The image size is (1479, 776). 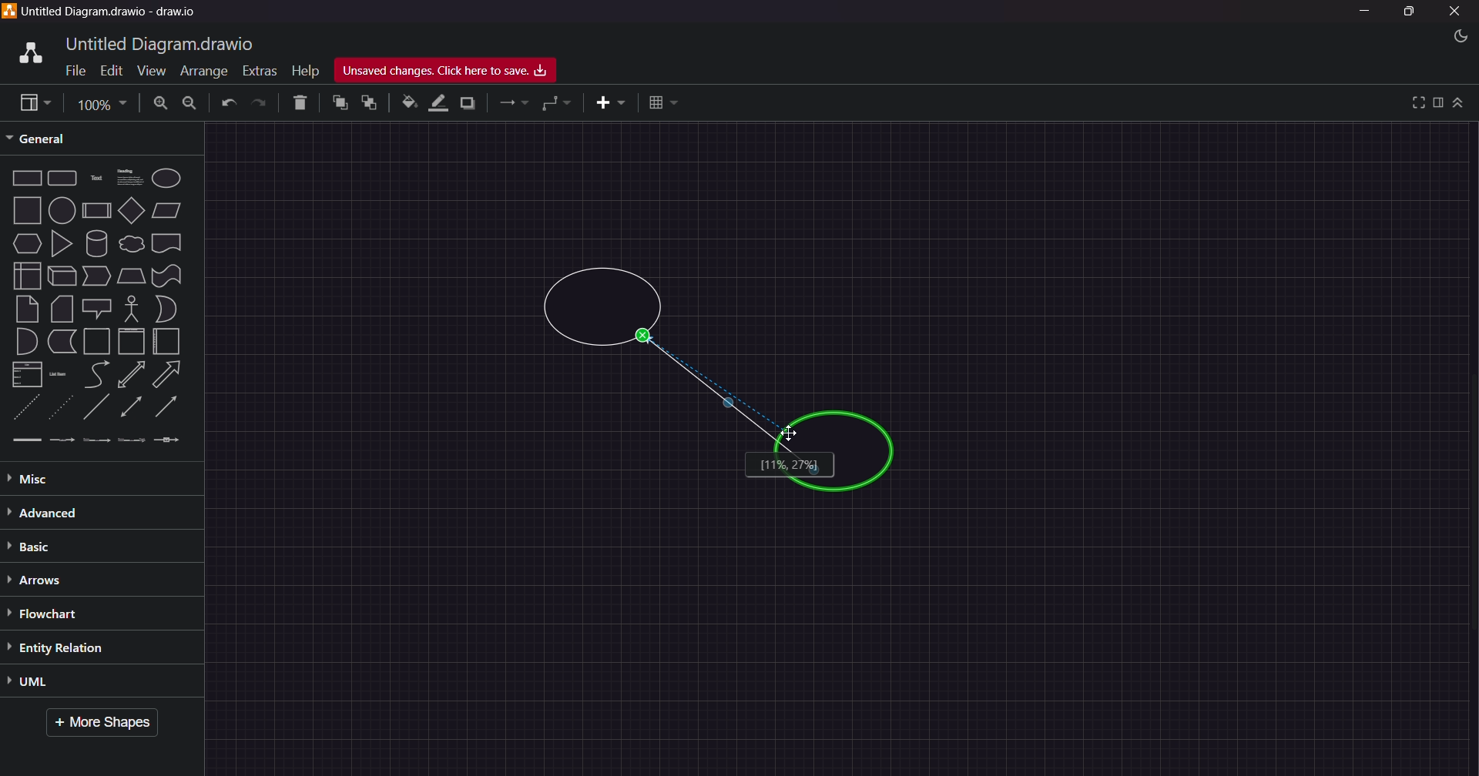 What do you see at coordinates (108, 724) in the screenshot?
I see `More Shapes` at bounding box center [108, 724].